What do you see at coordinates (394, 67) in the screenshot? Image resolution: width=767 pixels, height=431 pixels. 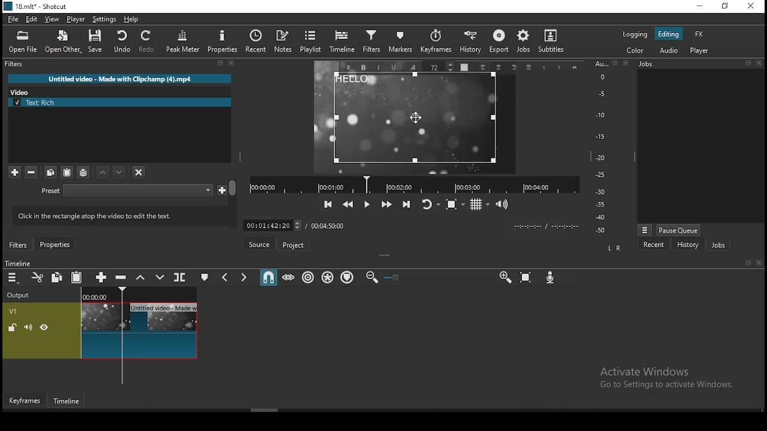 I see `Underline` at bounding box center [394, 67].